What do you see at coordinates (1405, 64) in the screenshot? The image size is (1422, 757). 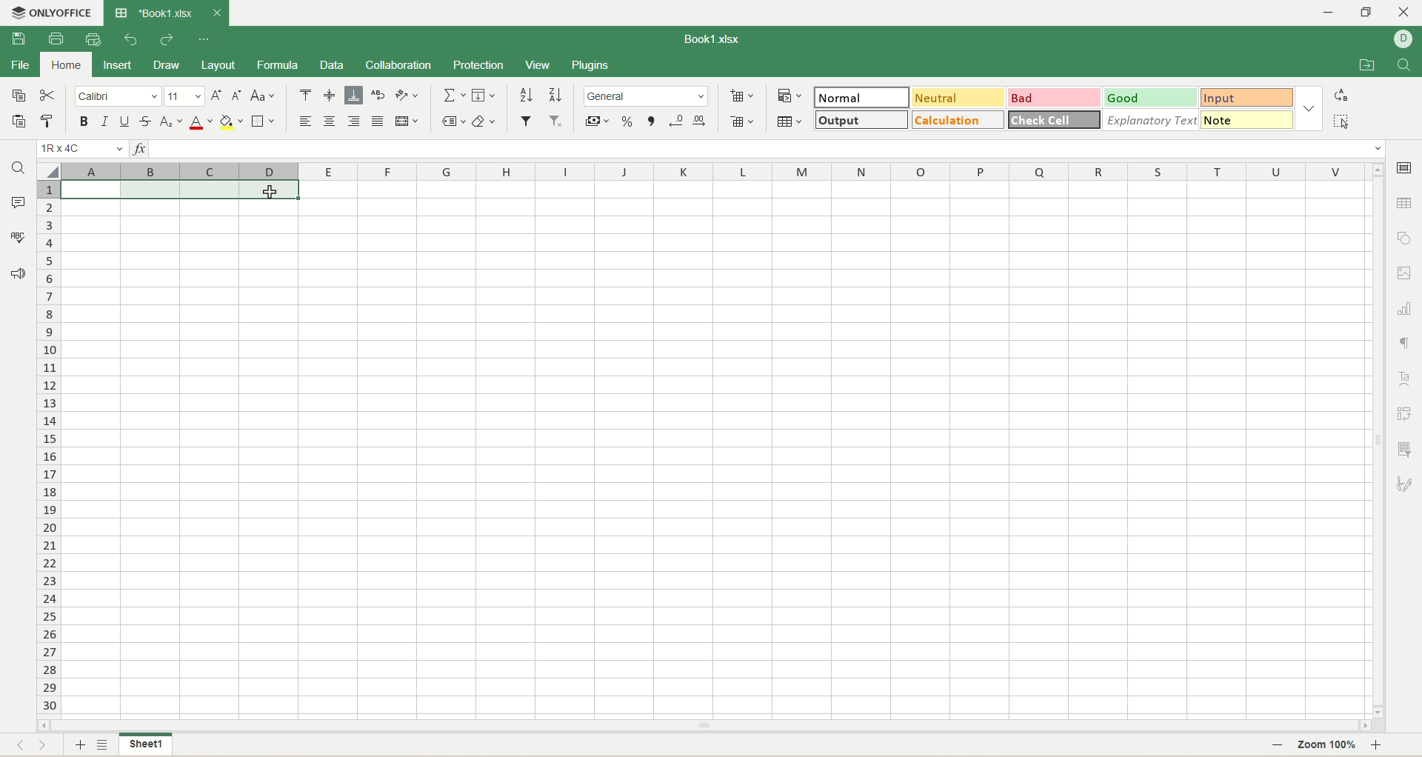 I see `find` at bounding box center [1405, 64].